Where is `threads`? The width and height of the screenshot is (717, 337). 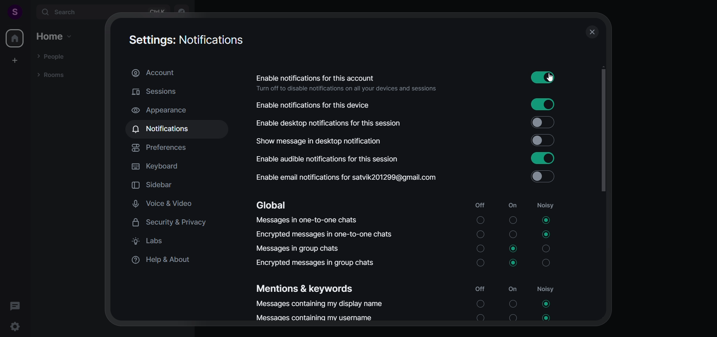 threads is located at coordinates (15, 303).